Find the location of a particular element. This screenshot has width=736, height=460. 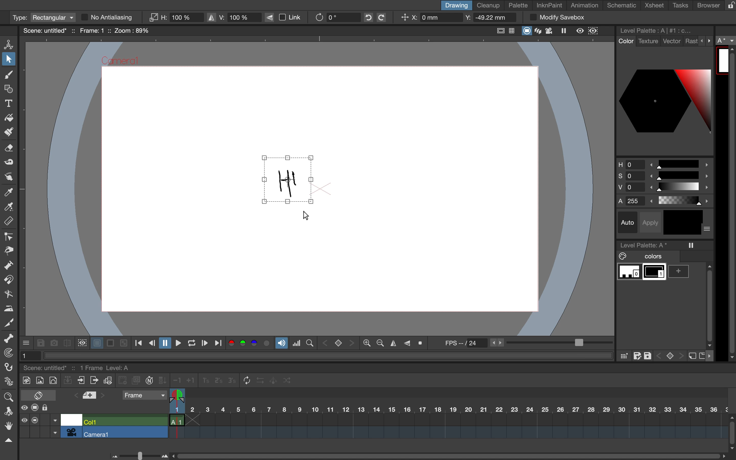

camera stand visibility toggle all is located at coordinates (35, 420).